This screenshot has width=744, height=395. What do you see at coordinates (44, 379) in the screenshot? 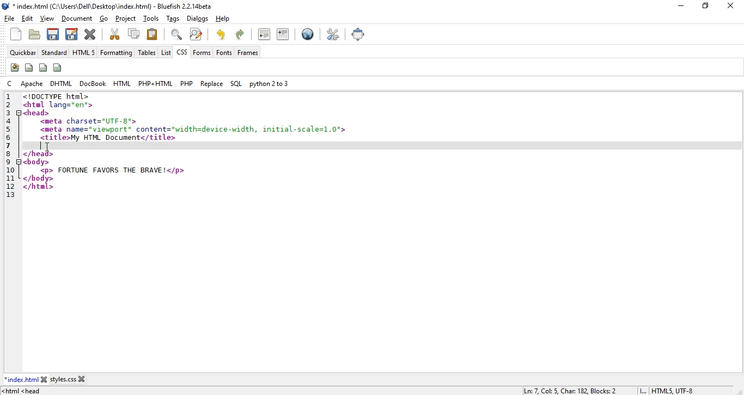
I see `close` at bounding box center [44, 379].